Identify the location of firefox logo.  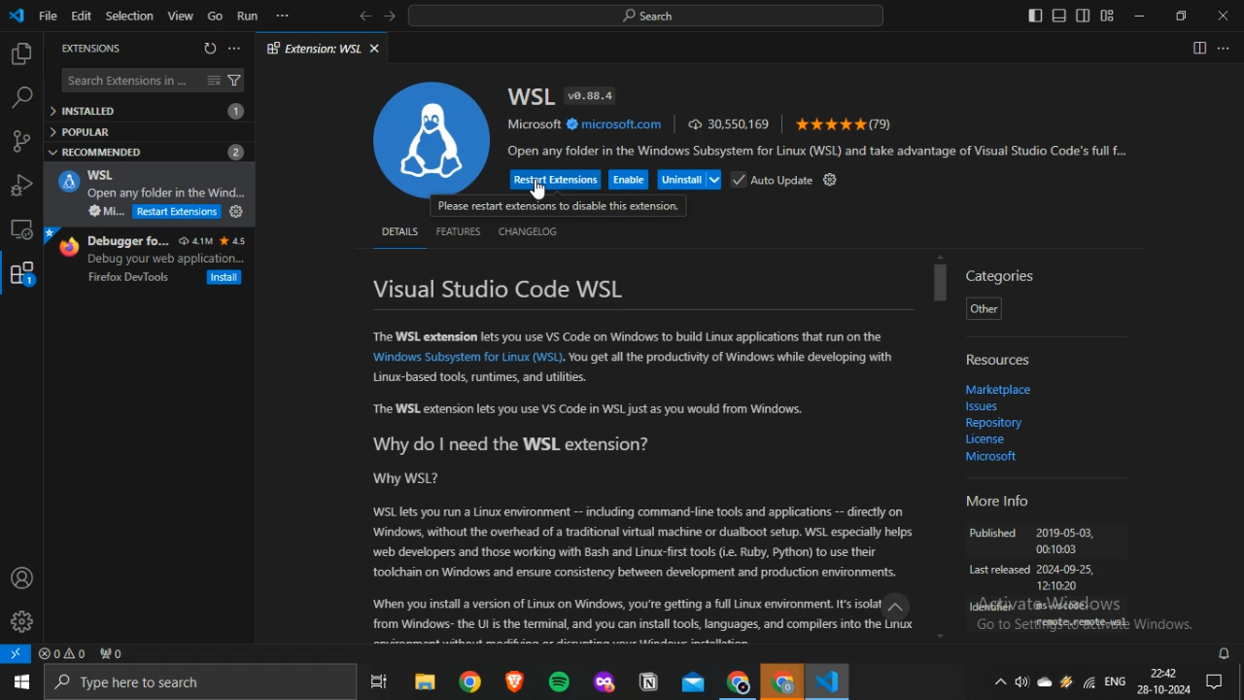
(67, 246).